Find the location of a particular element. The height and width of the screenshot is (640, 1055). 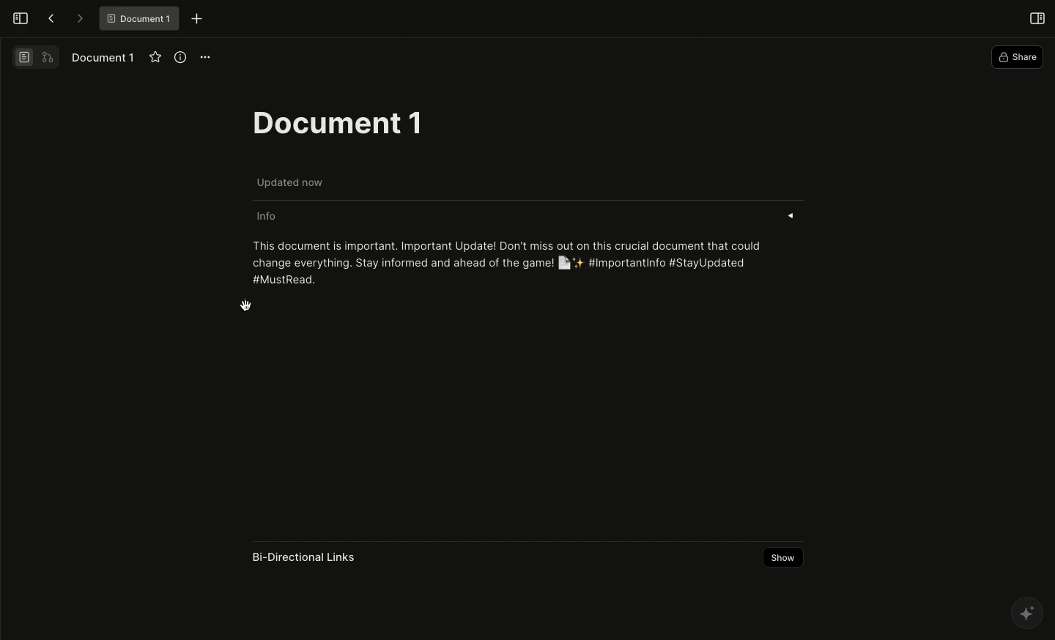

Open sidebar is located at coordinates (21, 19).